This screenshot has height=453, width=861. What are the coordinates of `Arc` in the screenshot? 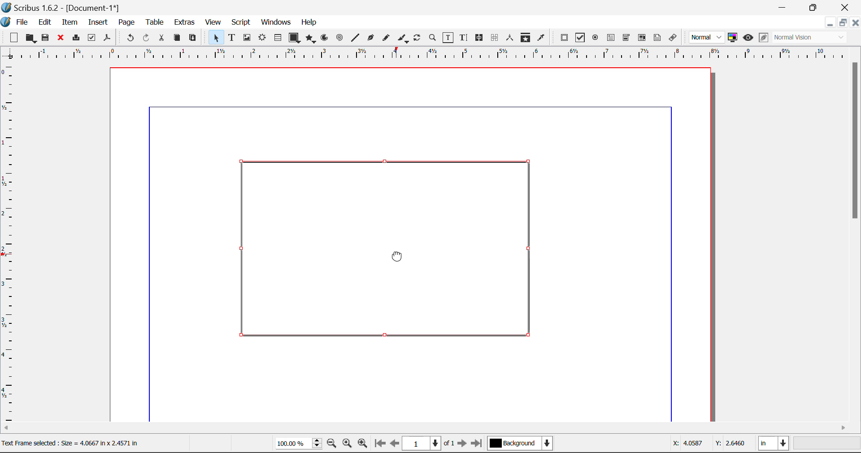 It's located at (325, 39).